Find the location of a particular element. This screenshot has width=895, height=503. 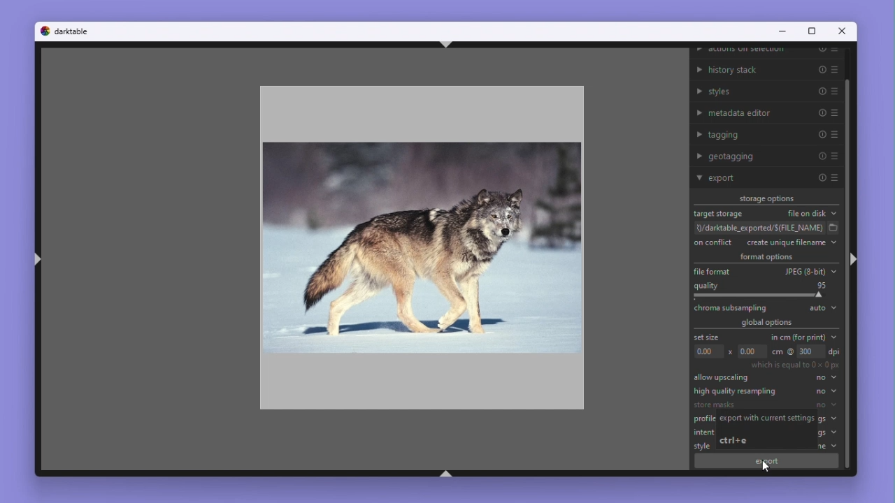

Minimise is located at coordinates (782, 31).